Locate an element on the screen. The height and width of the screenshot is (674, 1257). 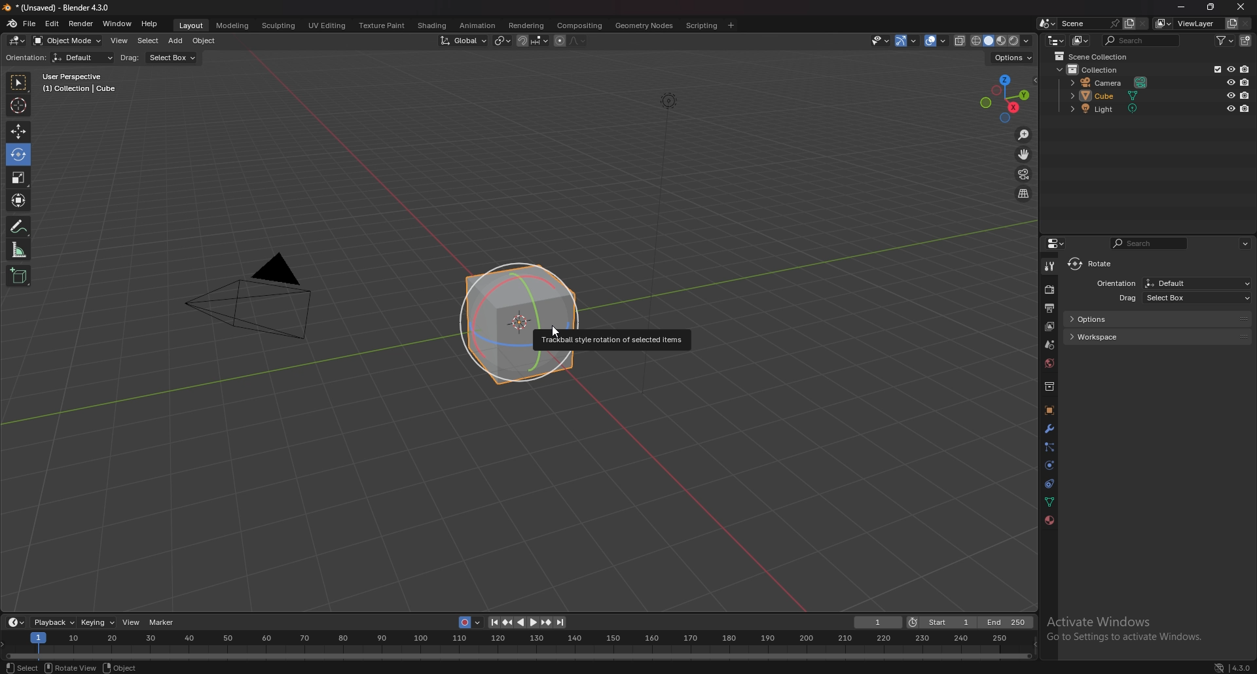
drag select box is located at coordinates (1174, 298).